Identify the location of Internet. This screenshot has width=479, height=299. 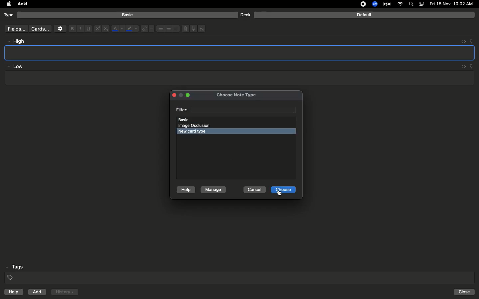
(401, 4).